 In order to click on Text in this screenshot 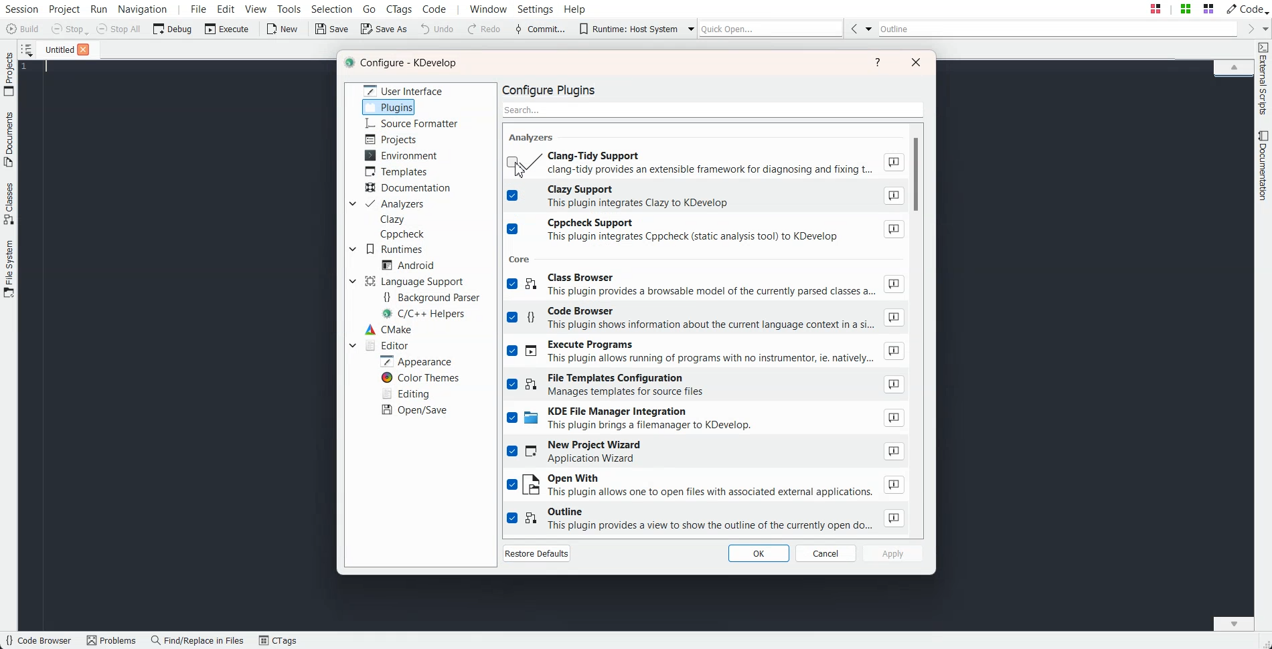, I will do `click(554, 89)`.